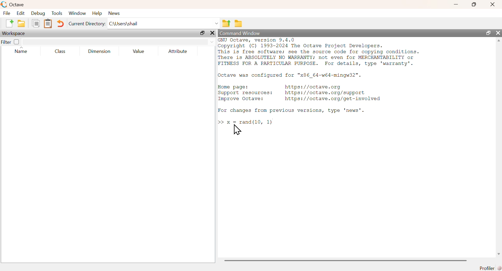 Image resolution: width=502 pixels, height=271 pixels. What do you see at coordinates (7, 13) in the screenshot?
I see `file` at bounding box center [7, 13].